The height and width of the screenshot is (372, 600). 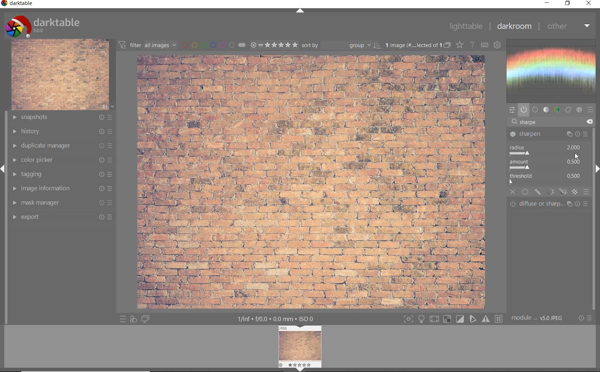 What do you see at coordinates (591, 110) in the screenshot?
I see `preset` at bounding box center [591, 110].